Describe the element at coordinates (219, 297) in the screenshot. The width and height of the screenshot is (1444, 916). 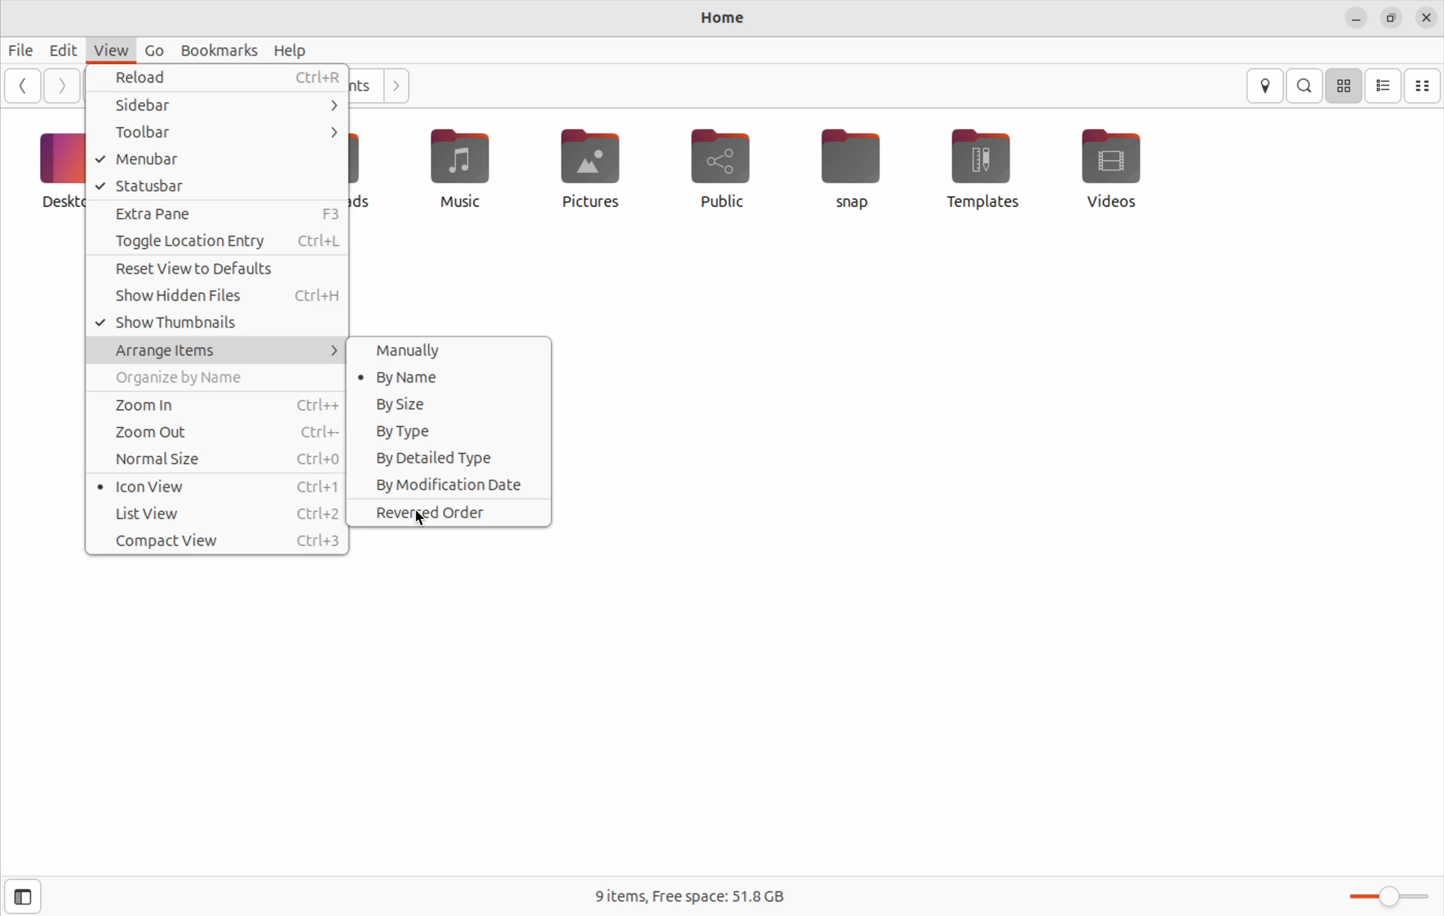
I see `show hidden files` at that location.